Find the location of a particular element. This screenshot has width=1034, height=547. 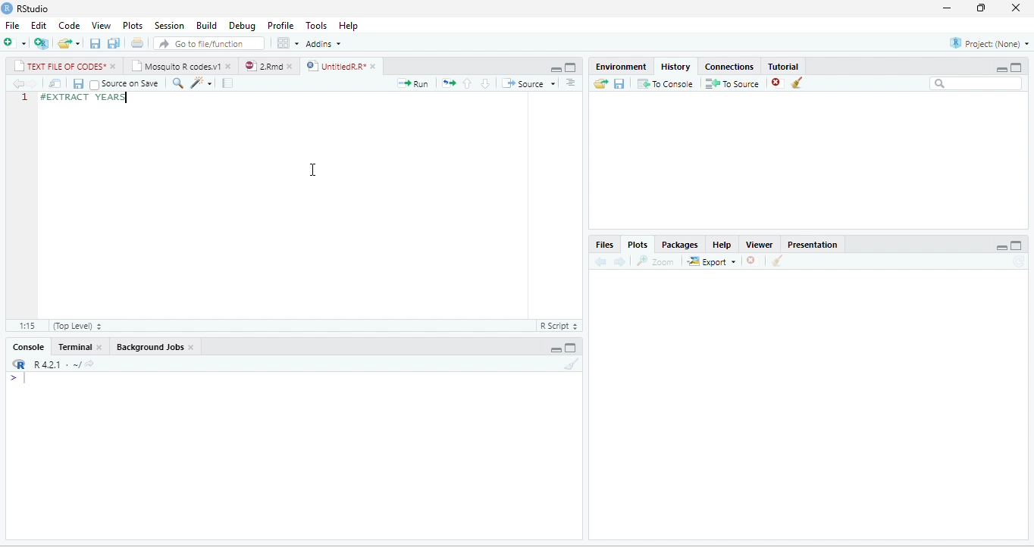

code tools is located at coordinates (201, 83).